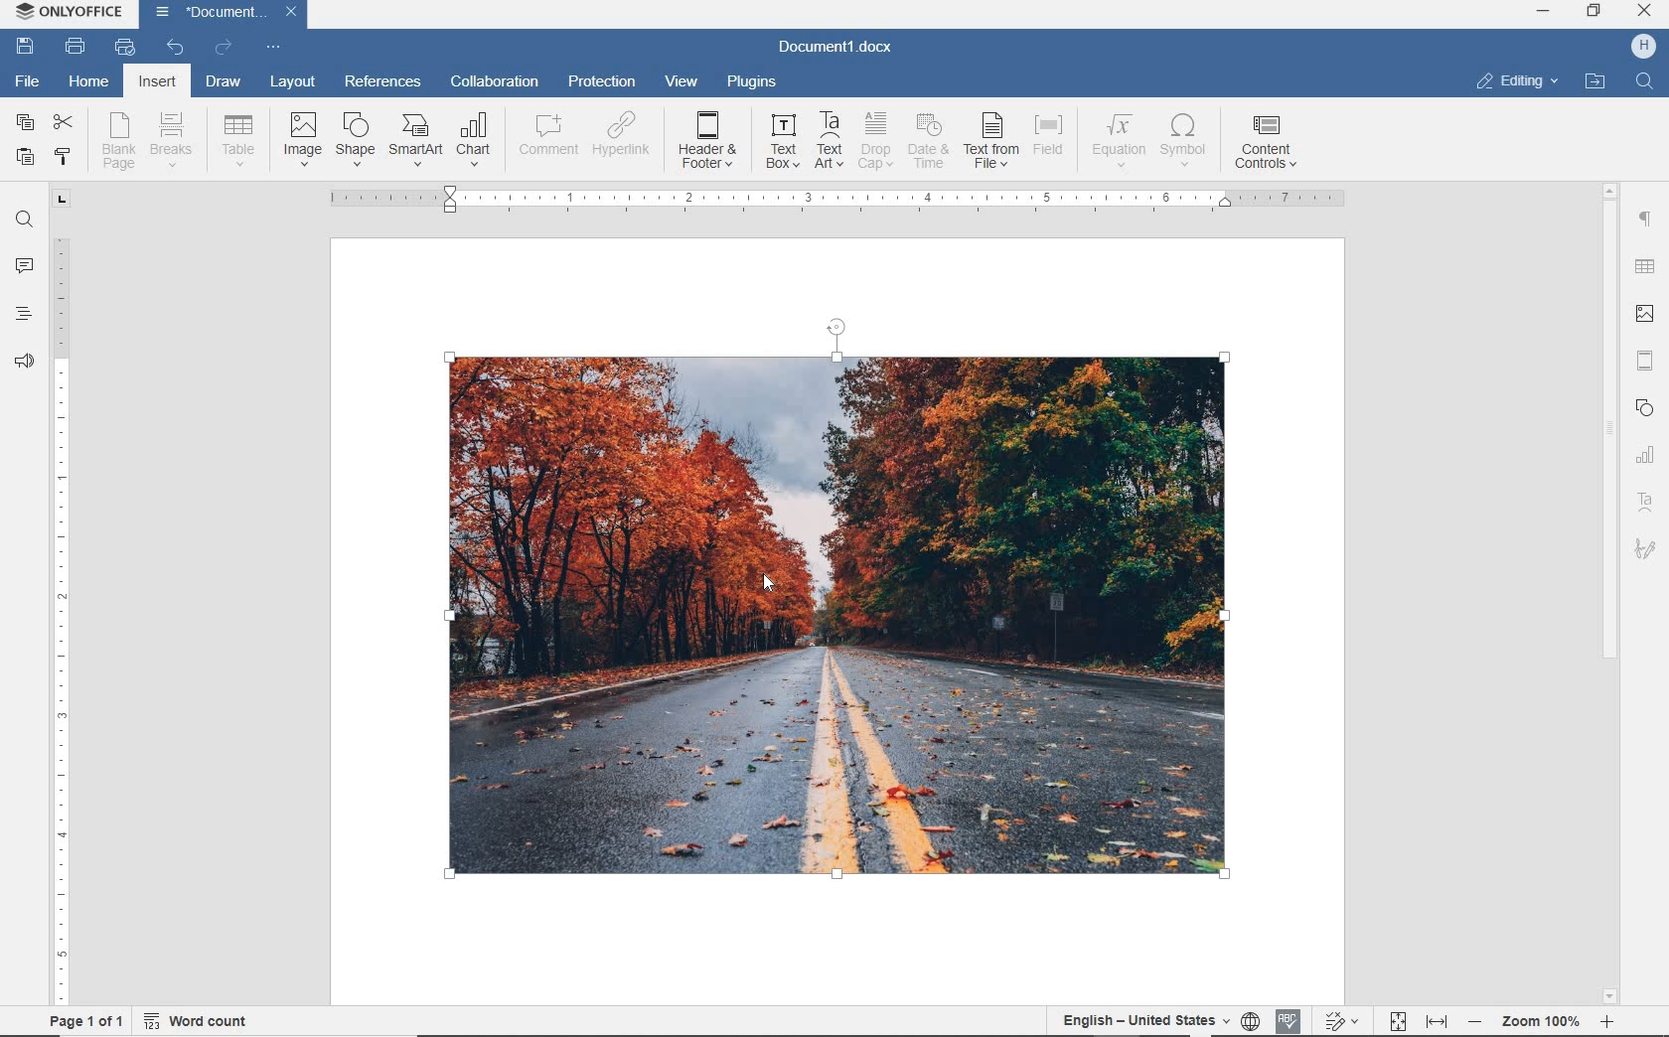  What do you see at coordinates (1608, 594) in the screenshot?
I see `scrollbar` at bounding box center [1608, 594].